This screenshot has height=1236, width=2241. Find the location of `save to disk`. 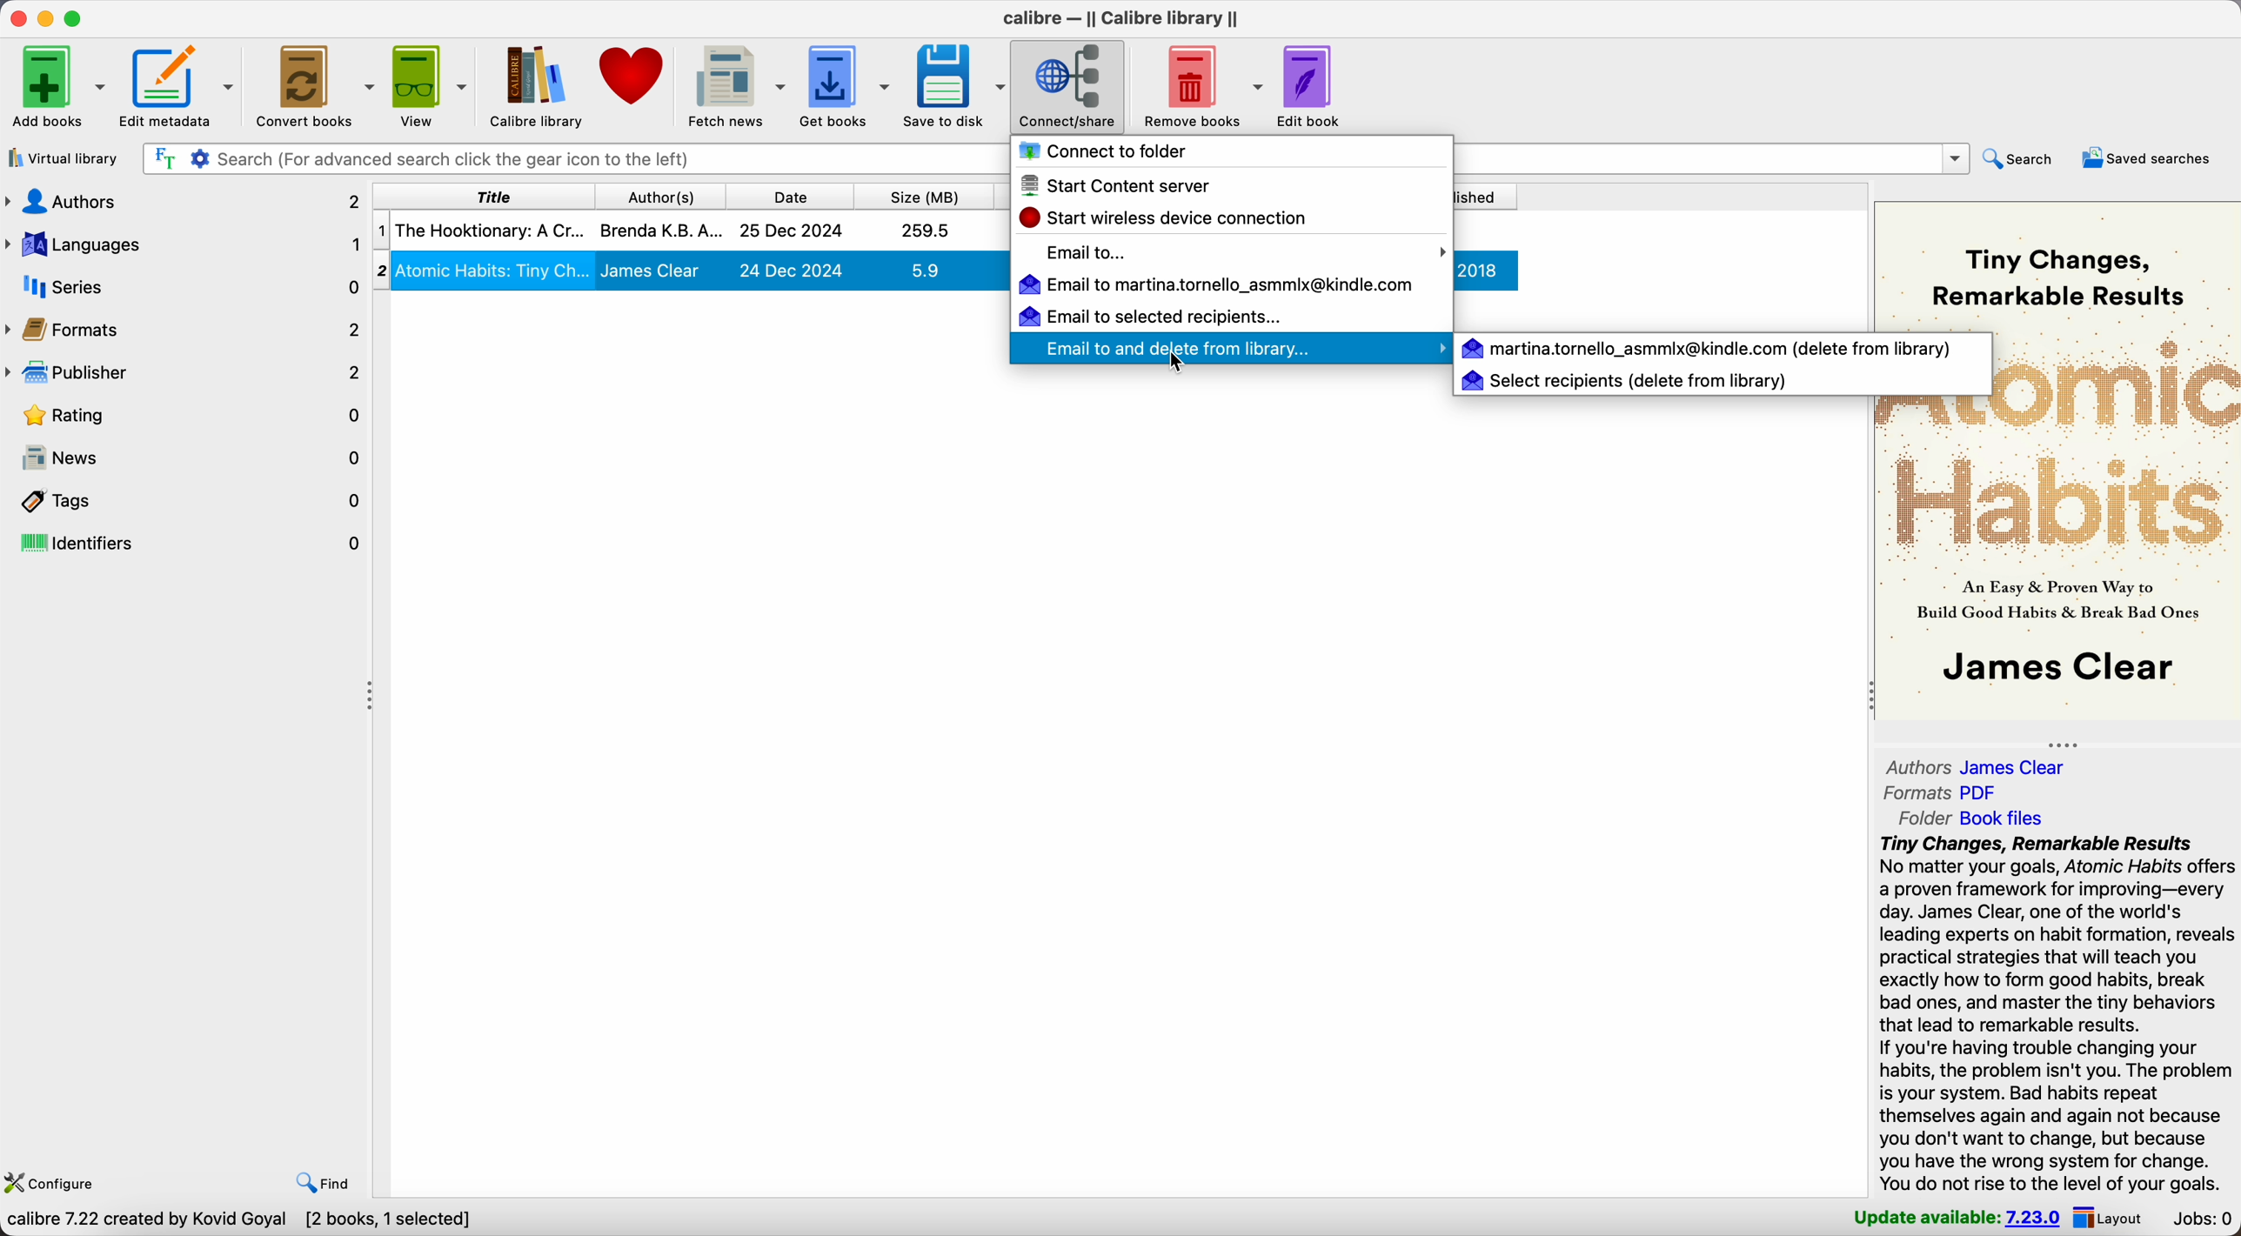

save to disk is located at coordinates (954, 89).